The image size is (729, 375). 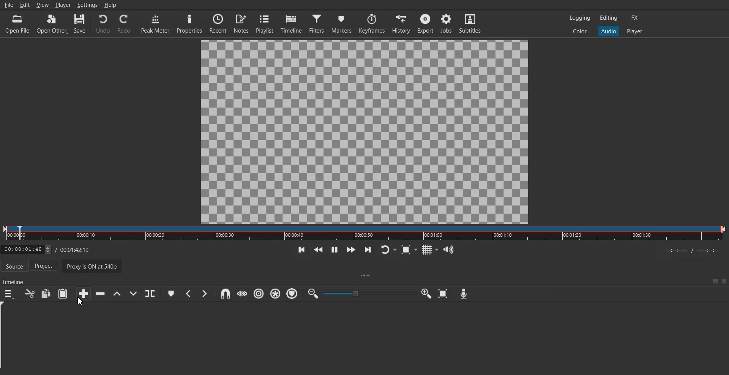 I want to click on Overwrite, so click(x=134, y=294).